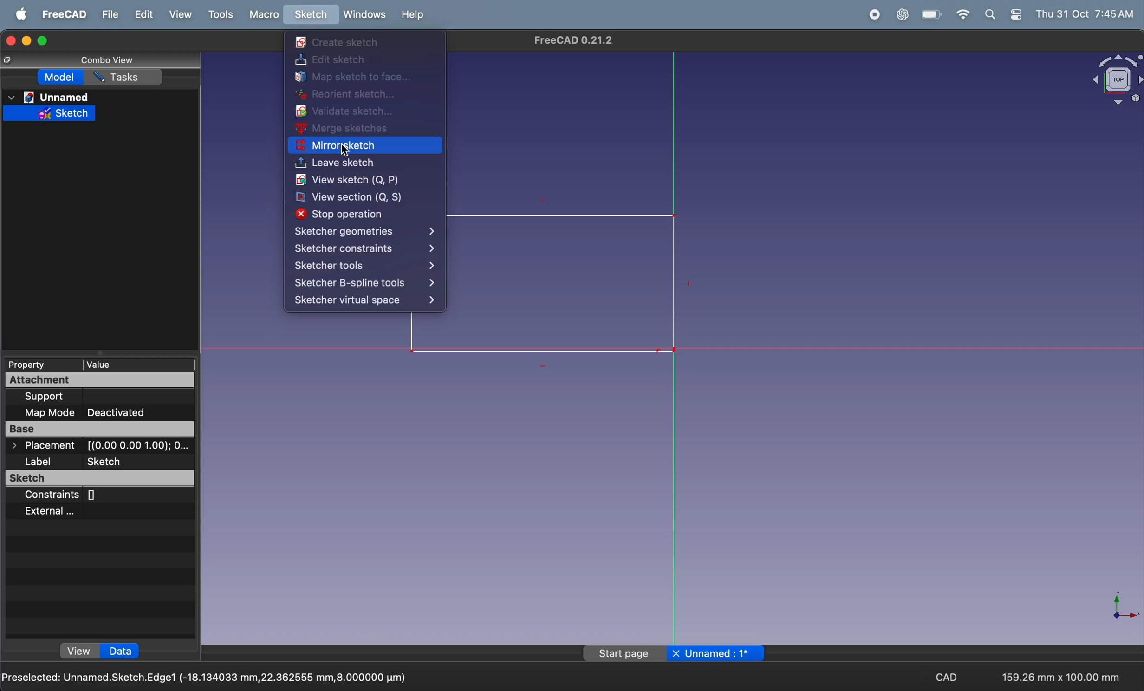 The width and height of the screenshot is (1144, 691). What do you see at coordinates (346, 147) in the screenshot?
I see `cursor` at bounding box center [346, 147].